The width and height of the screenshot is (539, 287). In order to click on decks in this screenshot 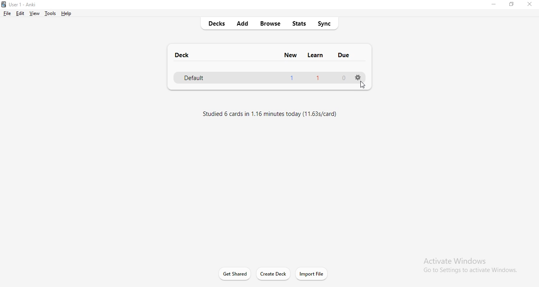, I will do `click(213, 23)`.